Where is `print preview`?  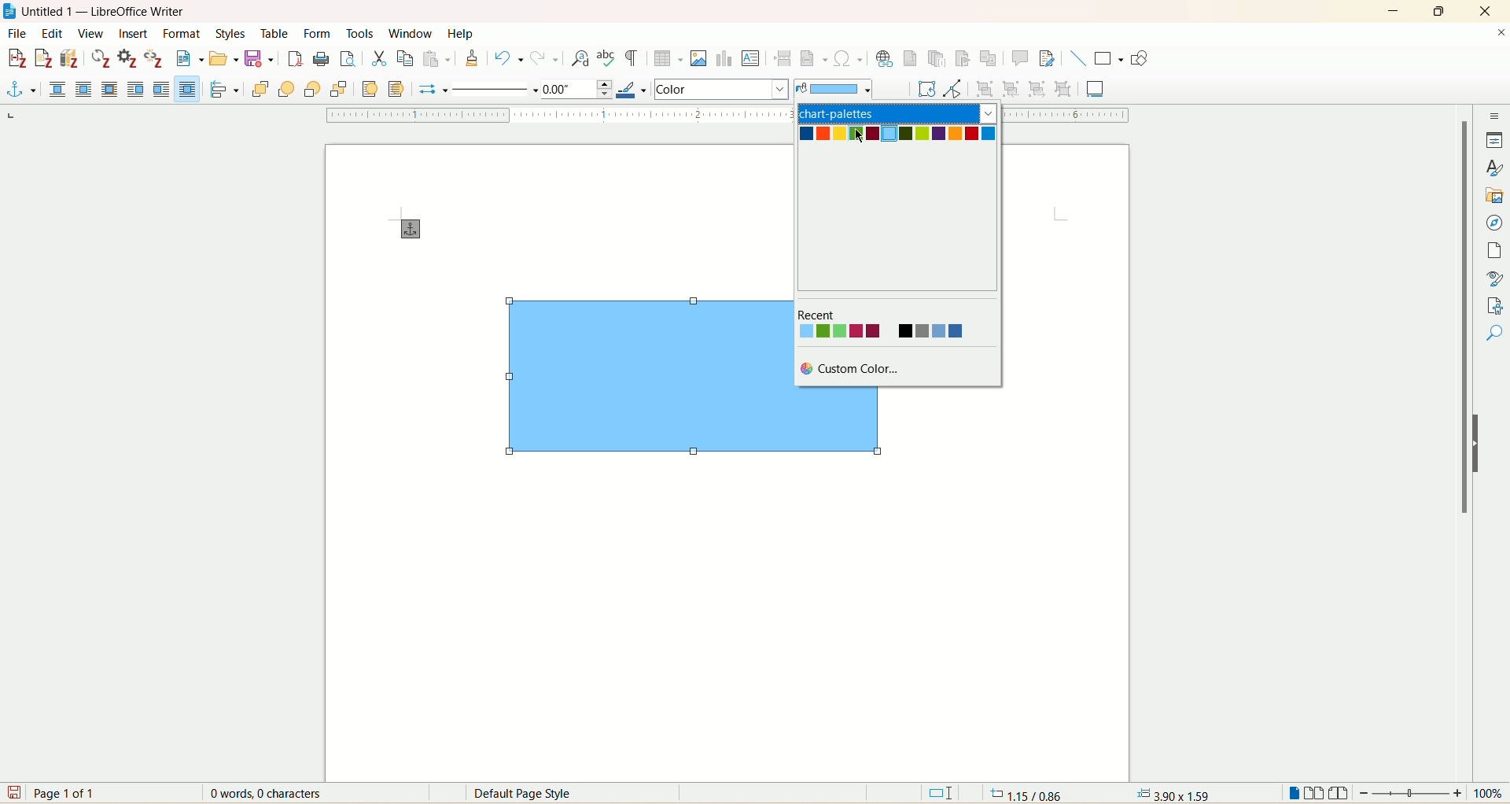 print preview is located at coordinates (347, 61).